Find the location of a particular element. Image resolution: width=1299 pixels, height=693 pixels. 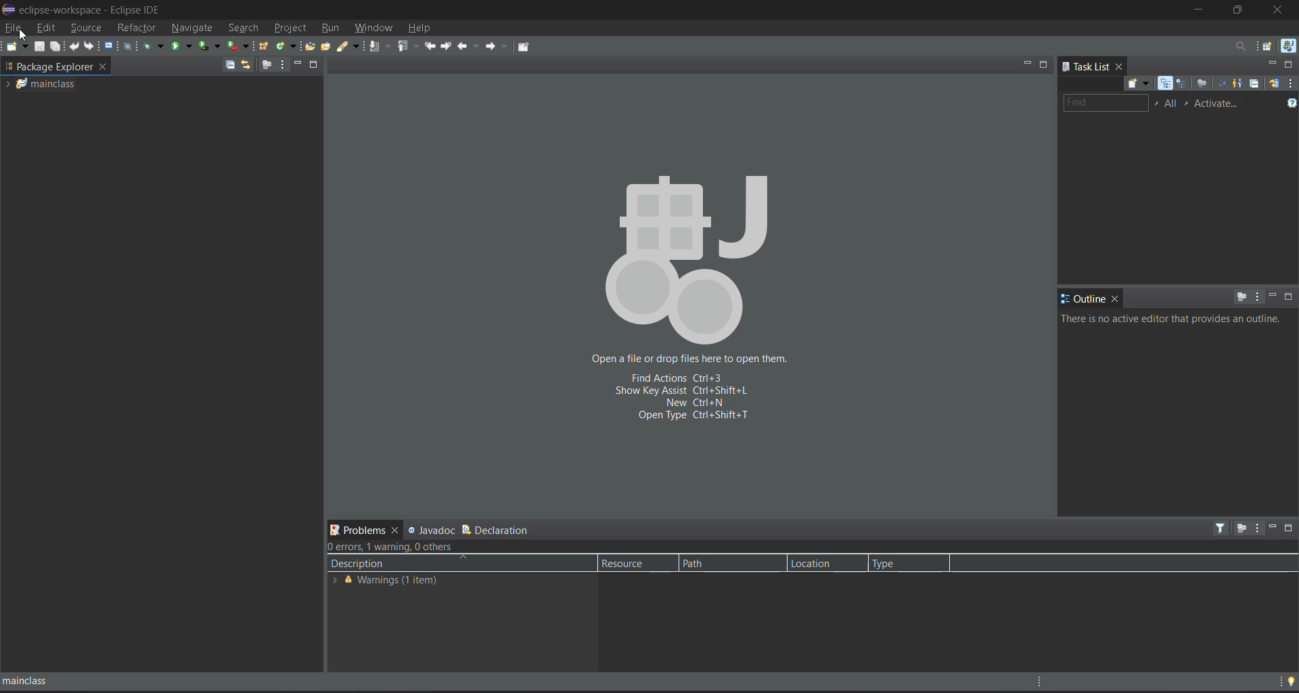

filters is located at coordinates (1222, 528).